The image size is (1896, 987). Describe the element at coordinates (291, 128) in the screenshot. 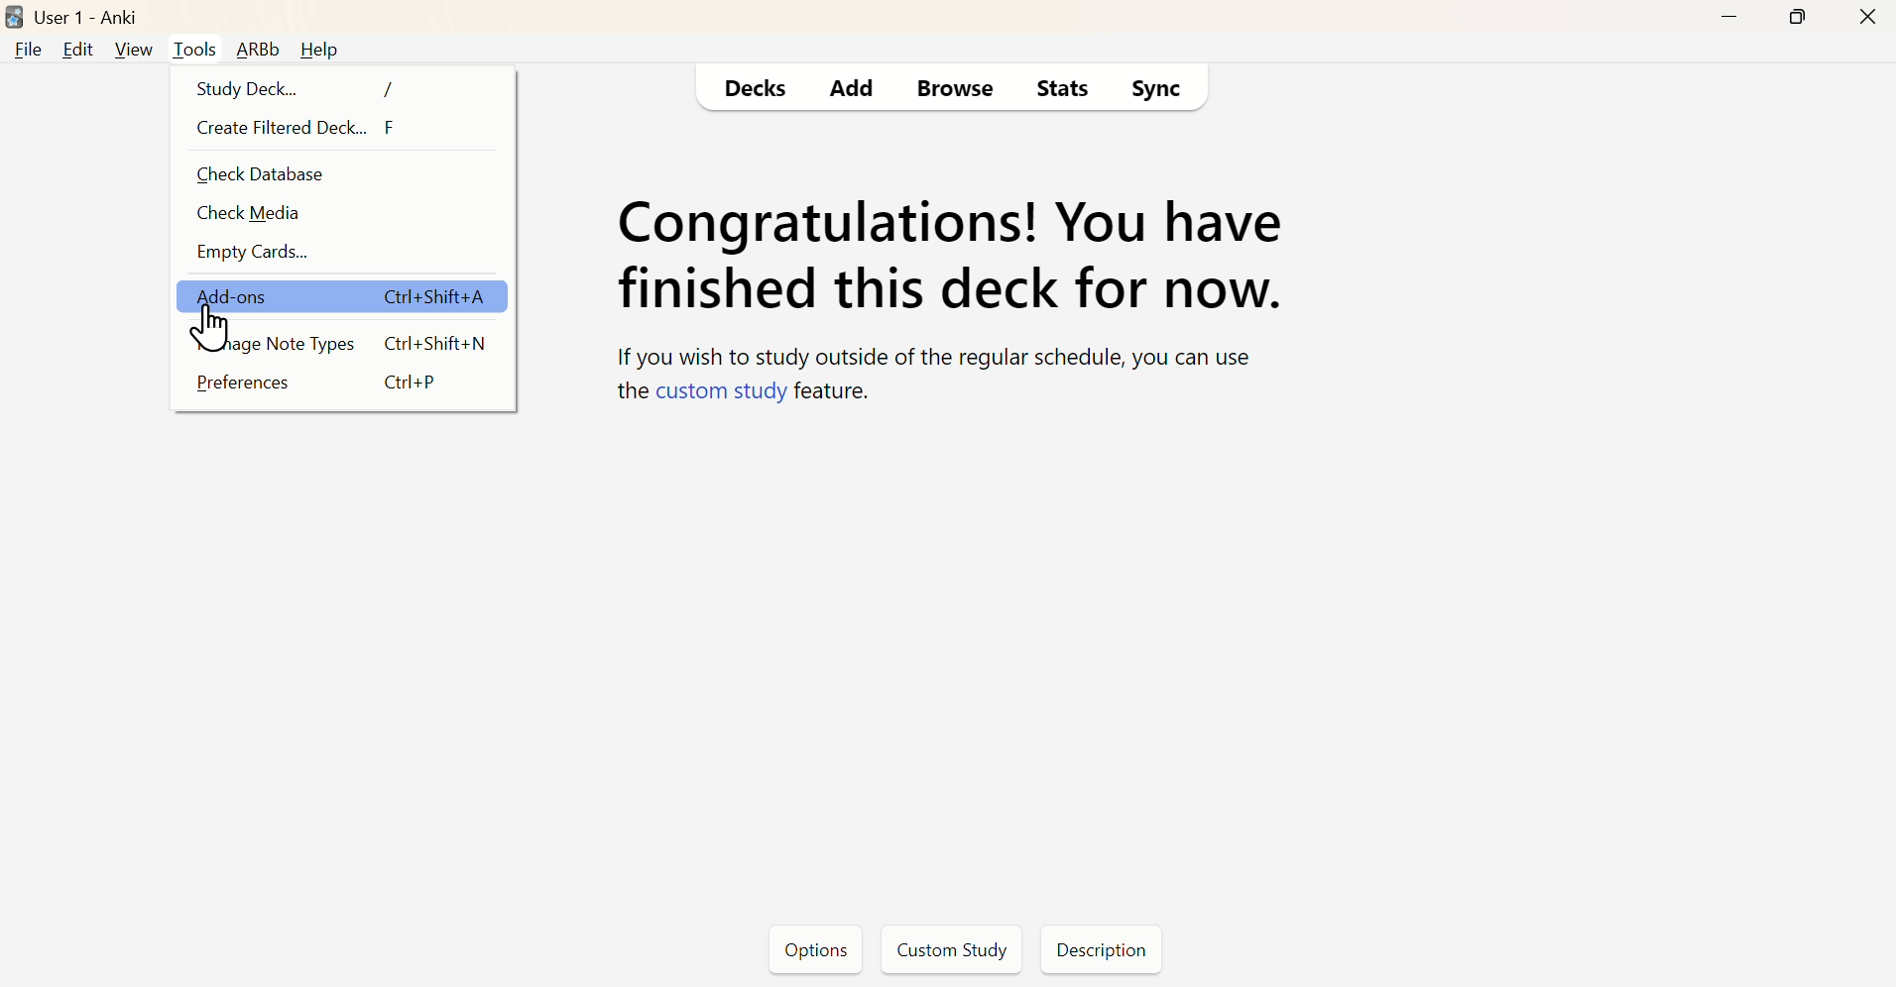

I see `Create Filteres Deck... F` at that location.